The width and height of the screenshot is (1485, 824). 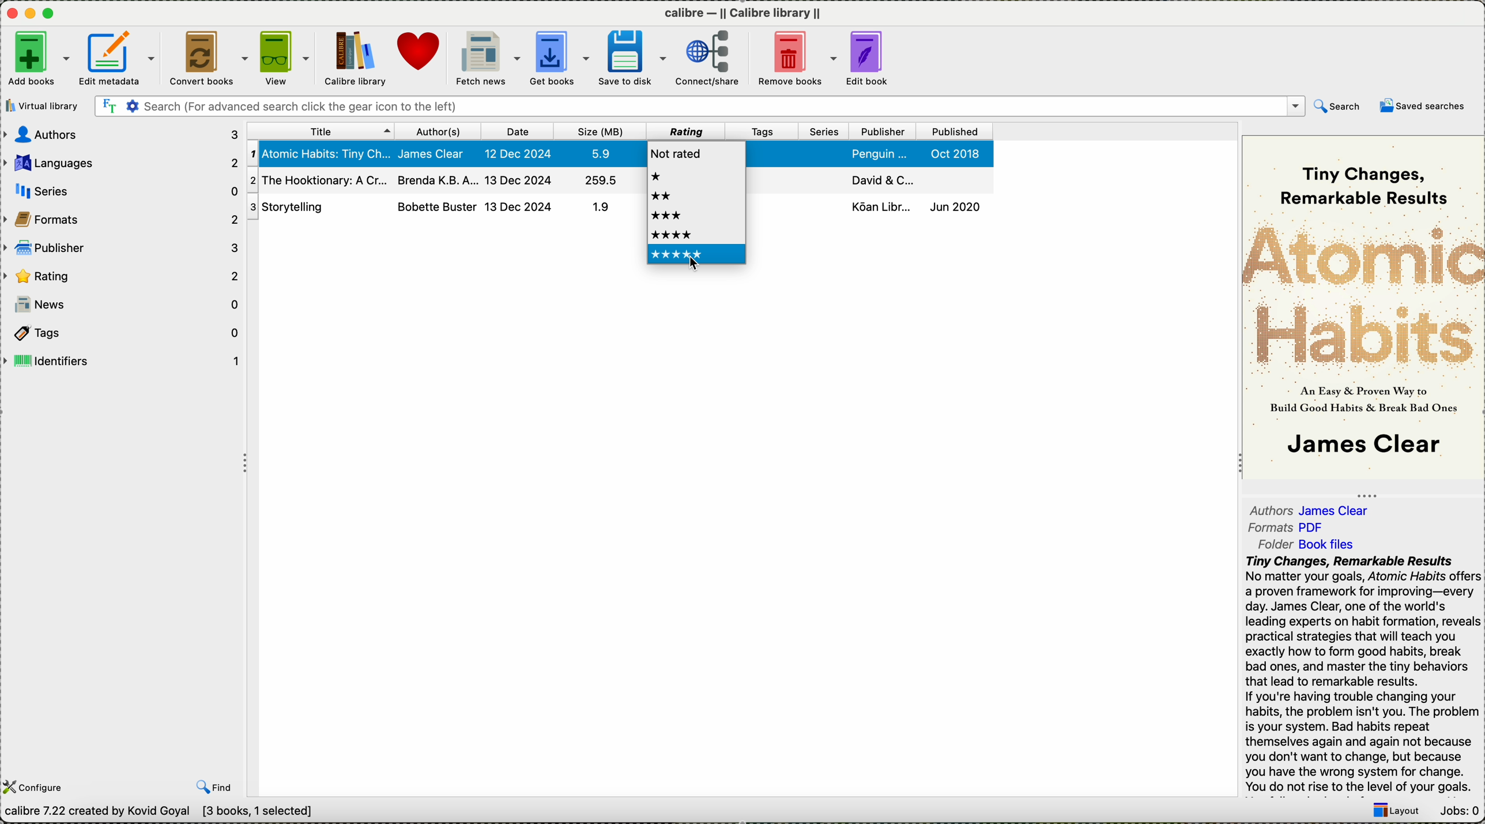 What do you see at coordinates (1365, 493) in the screenshot?
I see `collapse` at bounding box center [1365, 493].